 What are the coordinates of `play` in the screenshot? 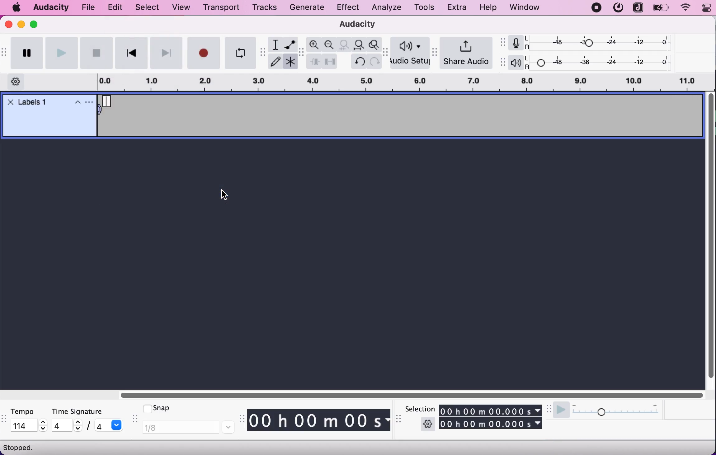 It's located at (62, 52).